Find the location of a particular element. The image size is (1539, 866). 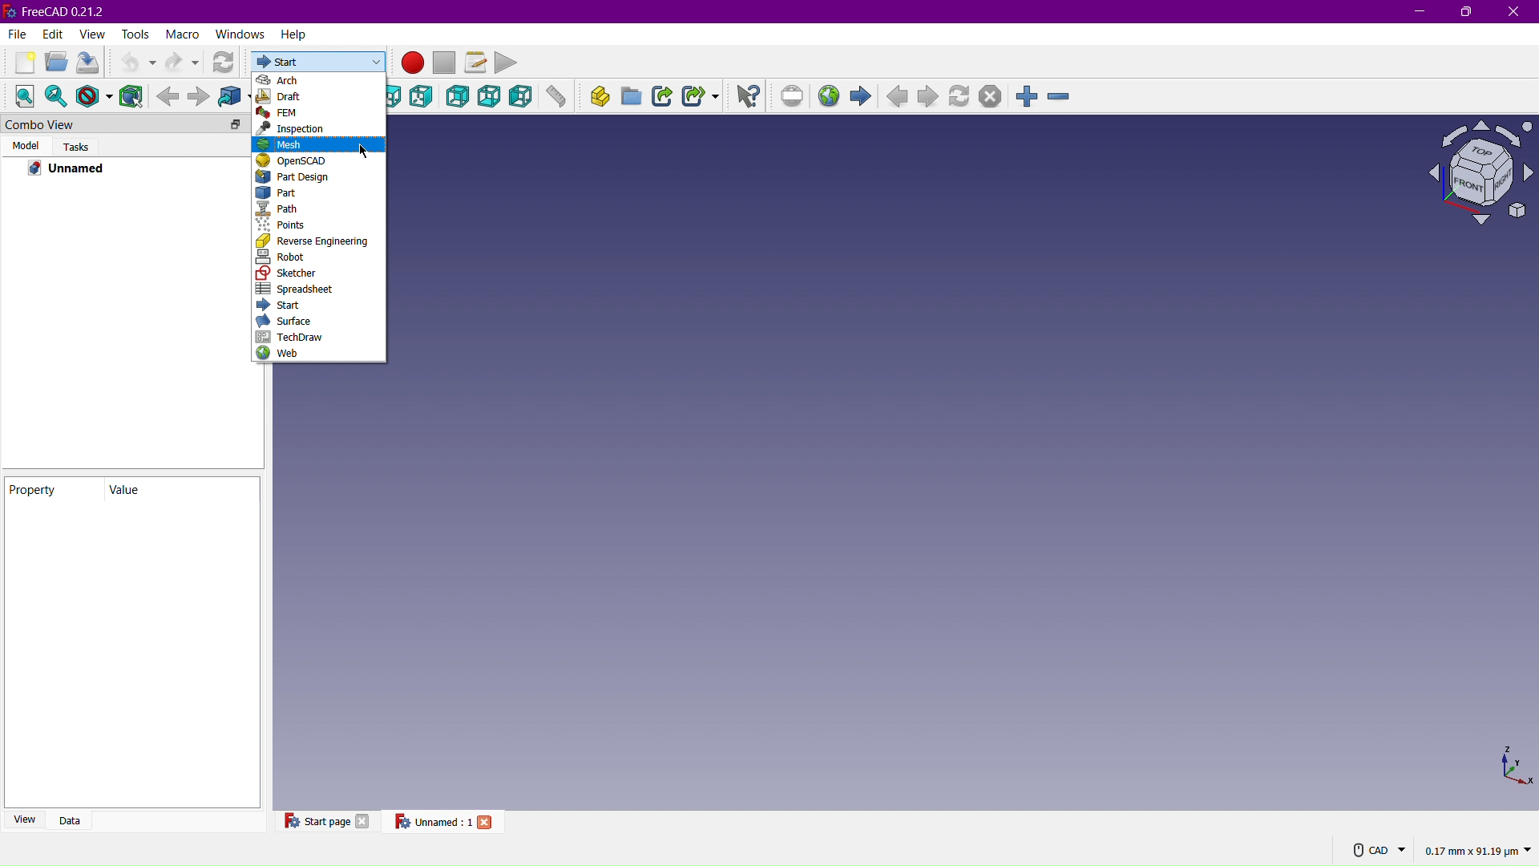

Zoom out is located at coordinates (1058, 95).